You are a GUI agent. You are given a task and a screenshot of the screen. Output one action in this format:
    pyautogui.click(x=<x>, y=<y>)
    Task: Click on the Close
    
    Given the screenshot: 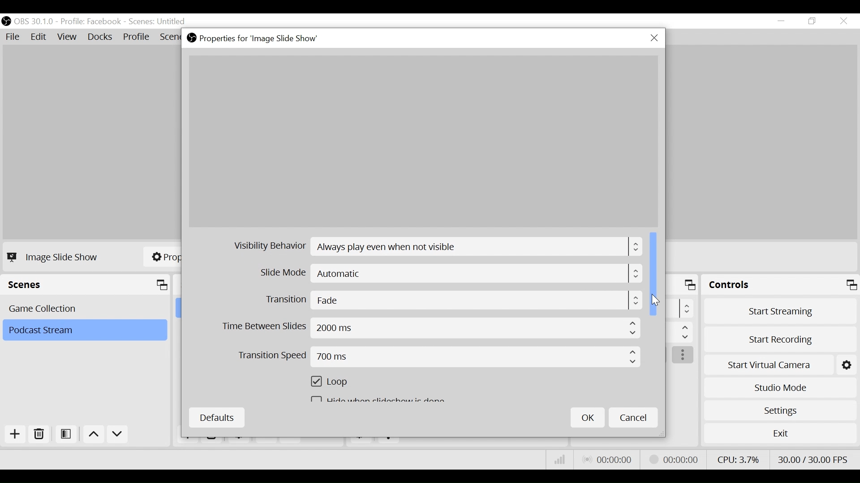 What is the action you would take?
    pyautogui.click(x=843, y=21)
    